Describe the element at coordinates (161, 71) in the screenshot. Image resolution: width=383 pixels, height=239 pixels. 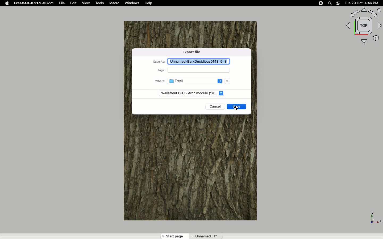
I see `Tags` at that location.